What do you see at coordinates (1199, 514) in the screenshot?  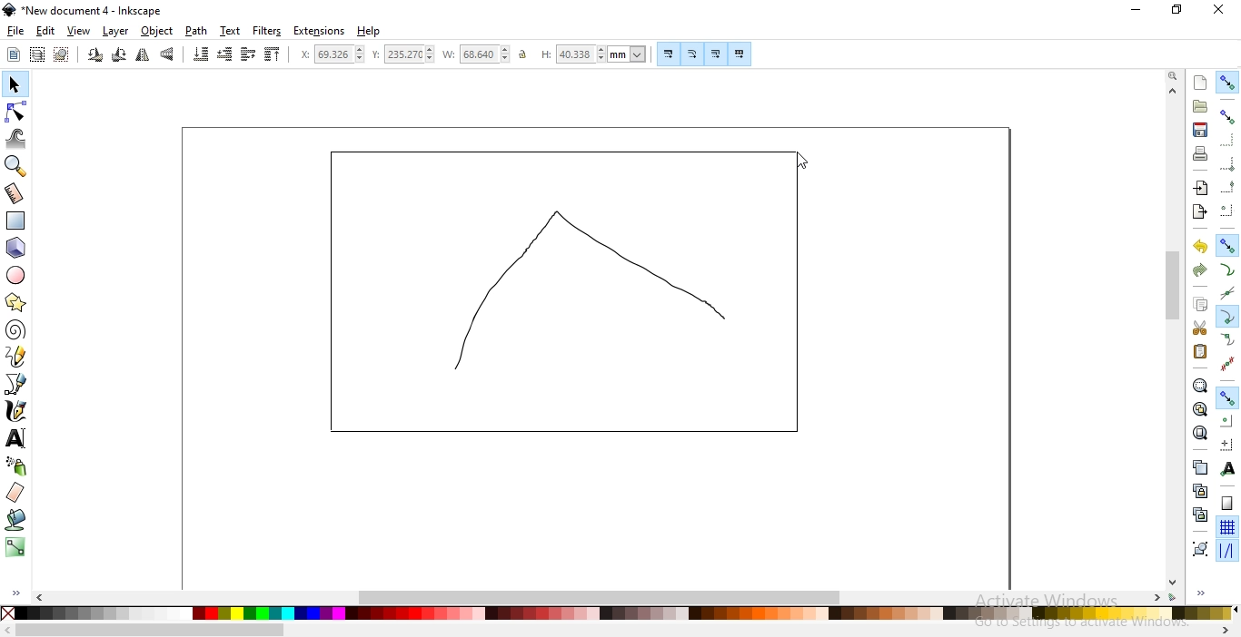 I see `cut the selected clones links to the originals` at bounding box center [1199, 514].